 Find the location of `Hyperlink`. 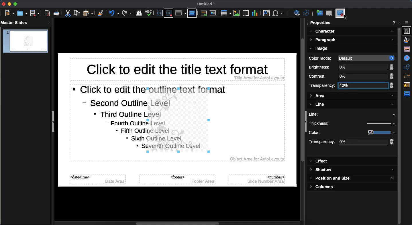

Hyperlink is located at coordinates (298, 14).